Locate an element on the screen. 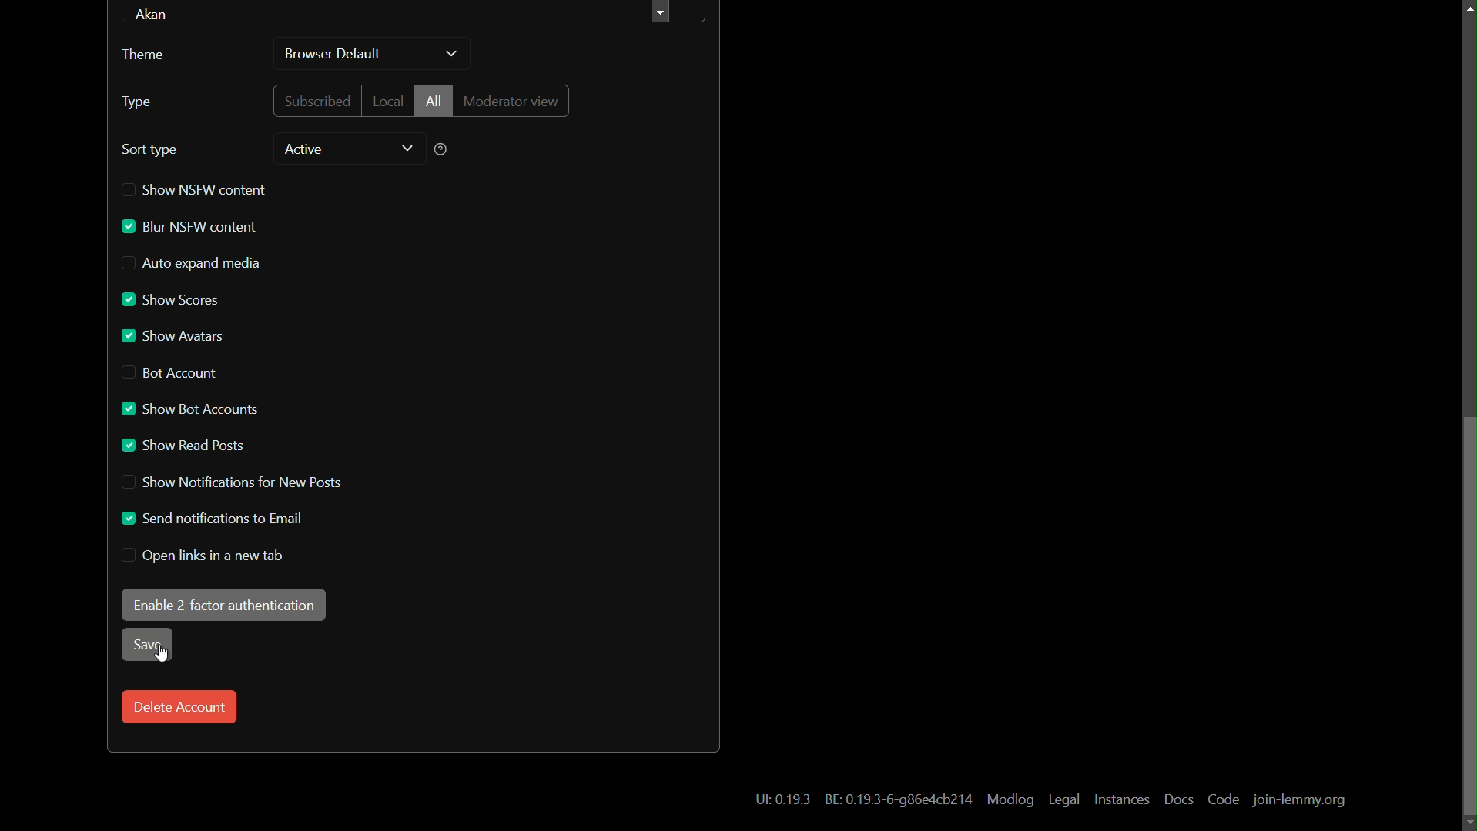  show nsfw content is located at coordinates (198, 189).